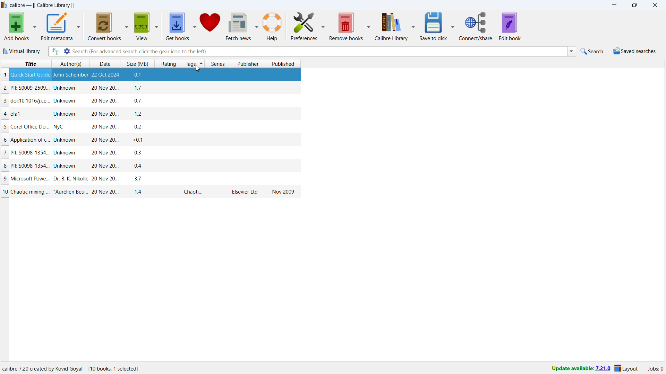  What do you see at coordinates (195, 26) in the screenshot?
I see `get books options` at bounding box center [195, 26].